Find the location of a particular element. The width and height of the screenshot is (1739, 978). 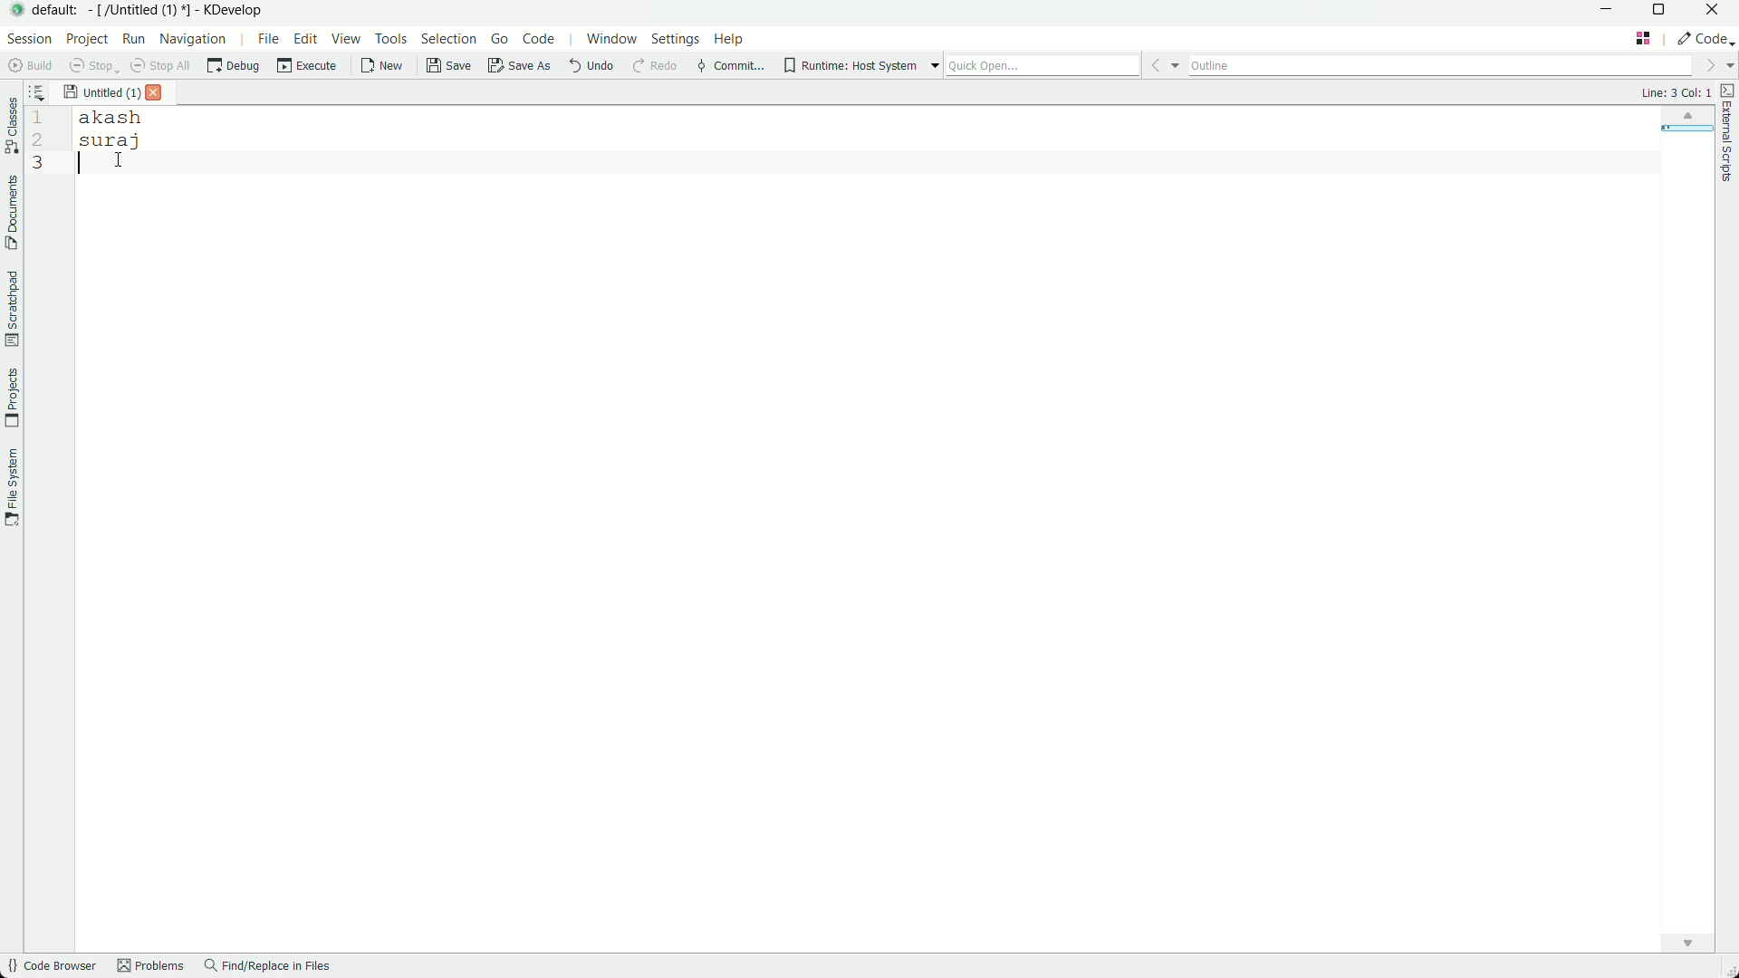

undo is located at coordinates (588, 67).